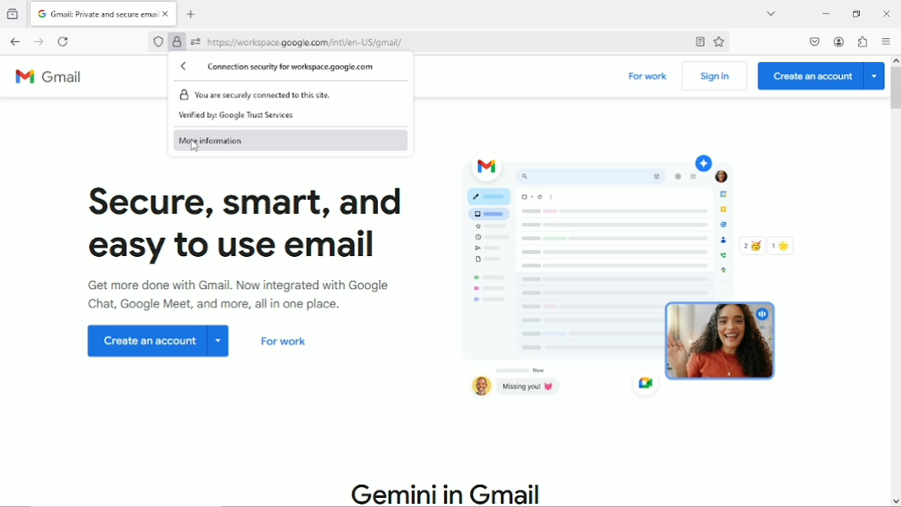 Image resolution: width=901 pixels, height=507 pixels. Describe the element at coordinates (50, 76) in the screenshot. I see `Gmail` at that location.